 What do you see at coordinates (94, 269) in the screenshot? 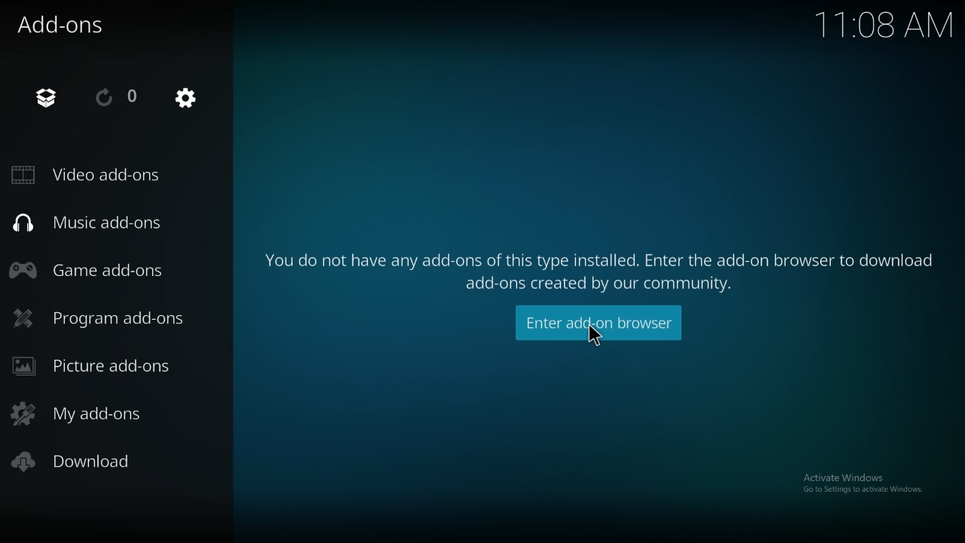
I see `games add ons` at bounding box center [94, 269].